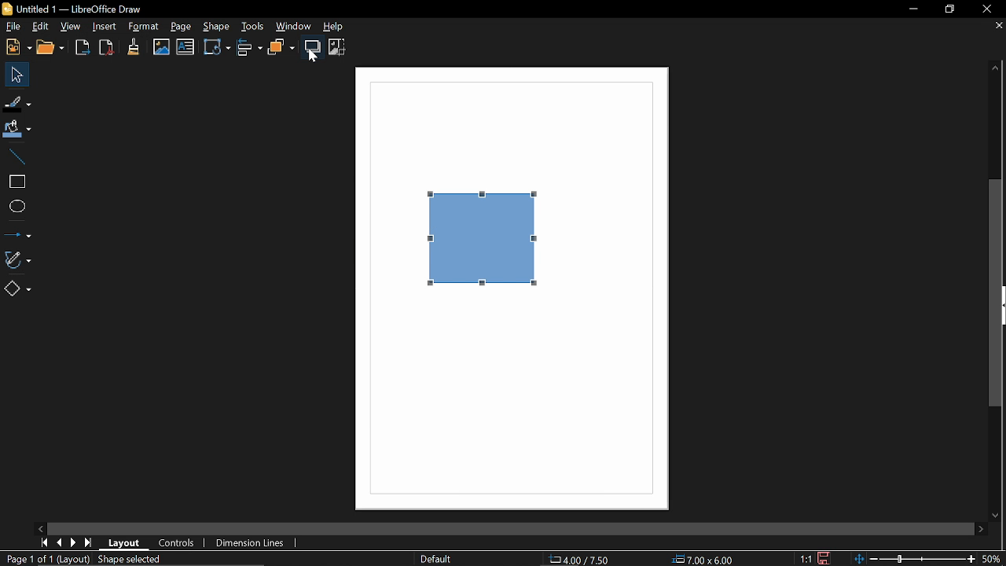  Describe the element at coordinates (20, 127) in the screenshot. I see `Fill color` at that location.